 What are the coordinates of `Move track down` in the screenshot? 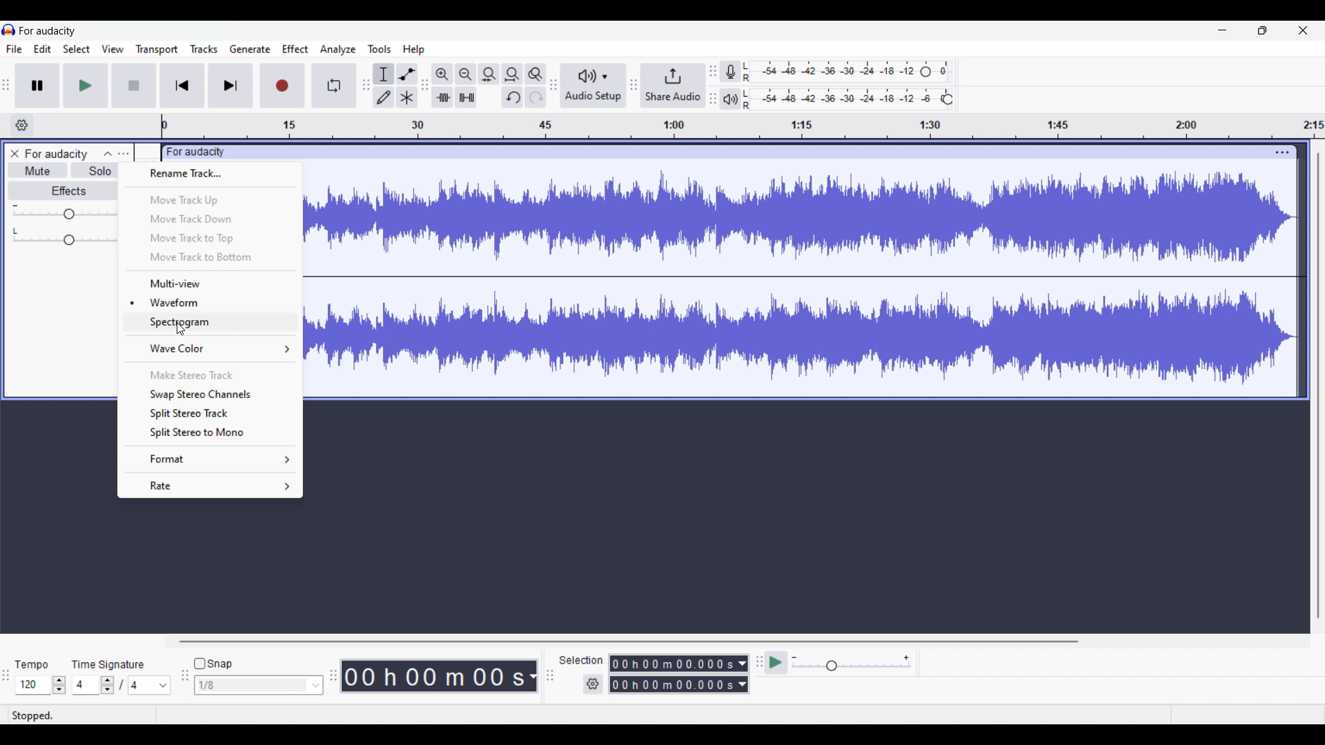 It's located at (211, 218).